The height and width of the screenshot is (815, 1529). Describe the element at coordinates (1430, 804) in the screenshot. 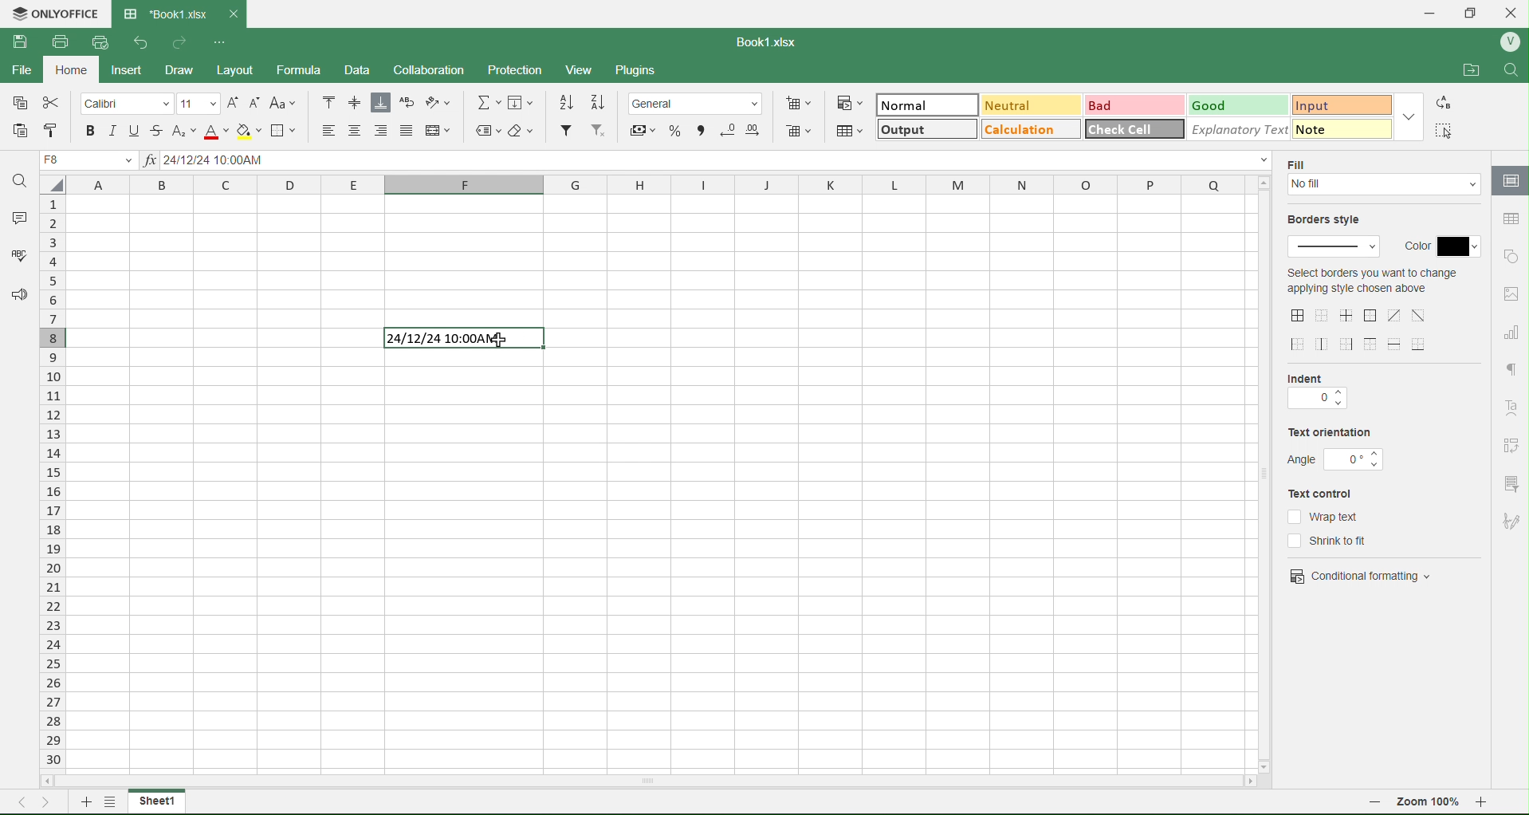

I see `Zoom 100%` at that location.